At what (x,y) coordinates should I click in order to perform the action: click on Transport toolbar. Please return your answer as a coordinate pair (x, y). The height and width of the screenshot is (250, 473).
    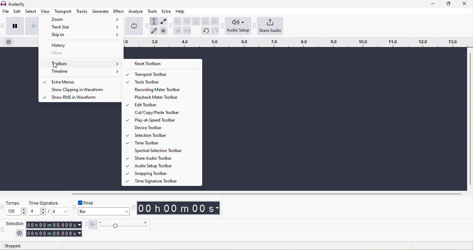
    Looking at the image, I should click on (167, 74).